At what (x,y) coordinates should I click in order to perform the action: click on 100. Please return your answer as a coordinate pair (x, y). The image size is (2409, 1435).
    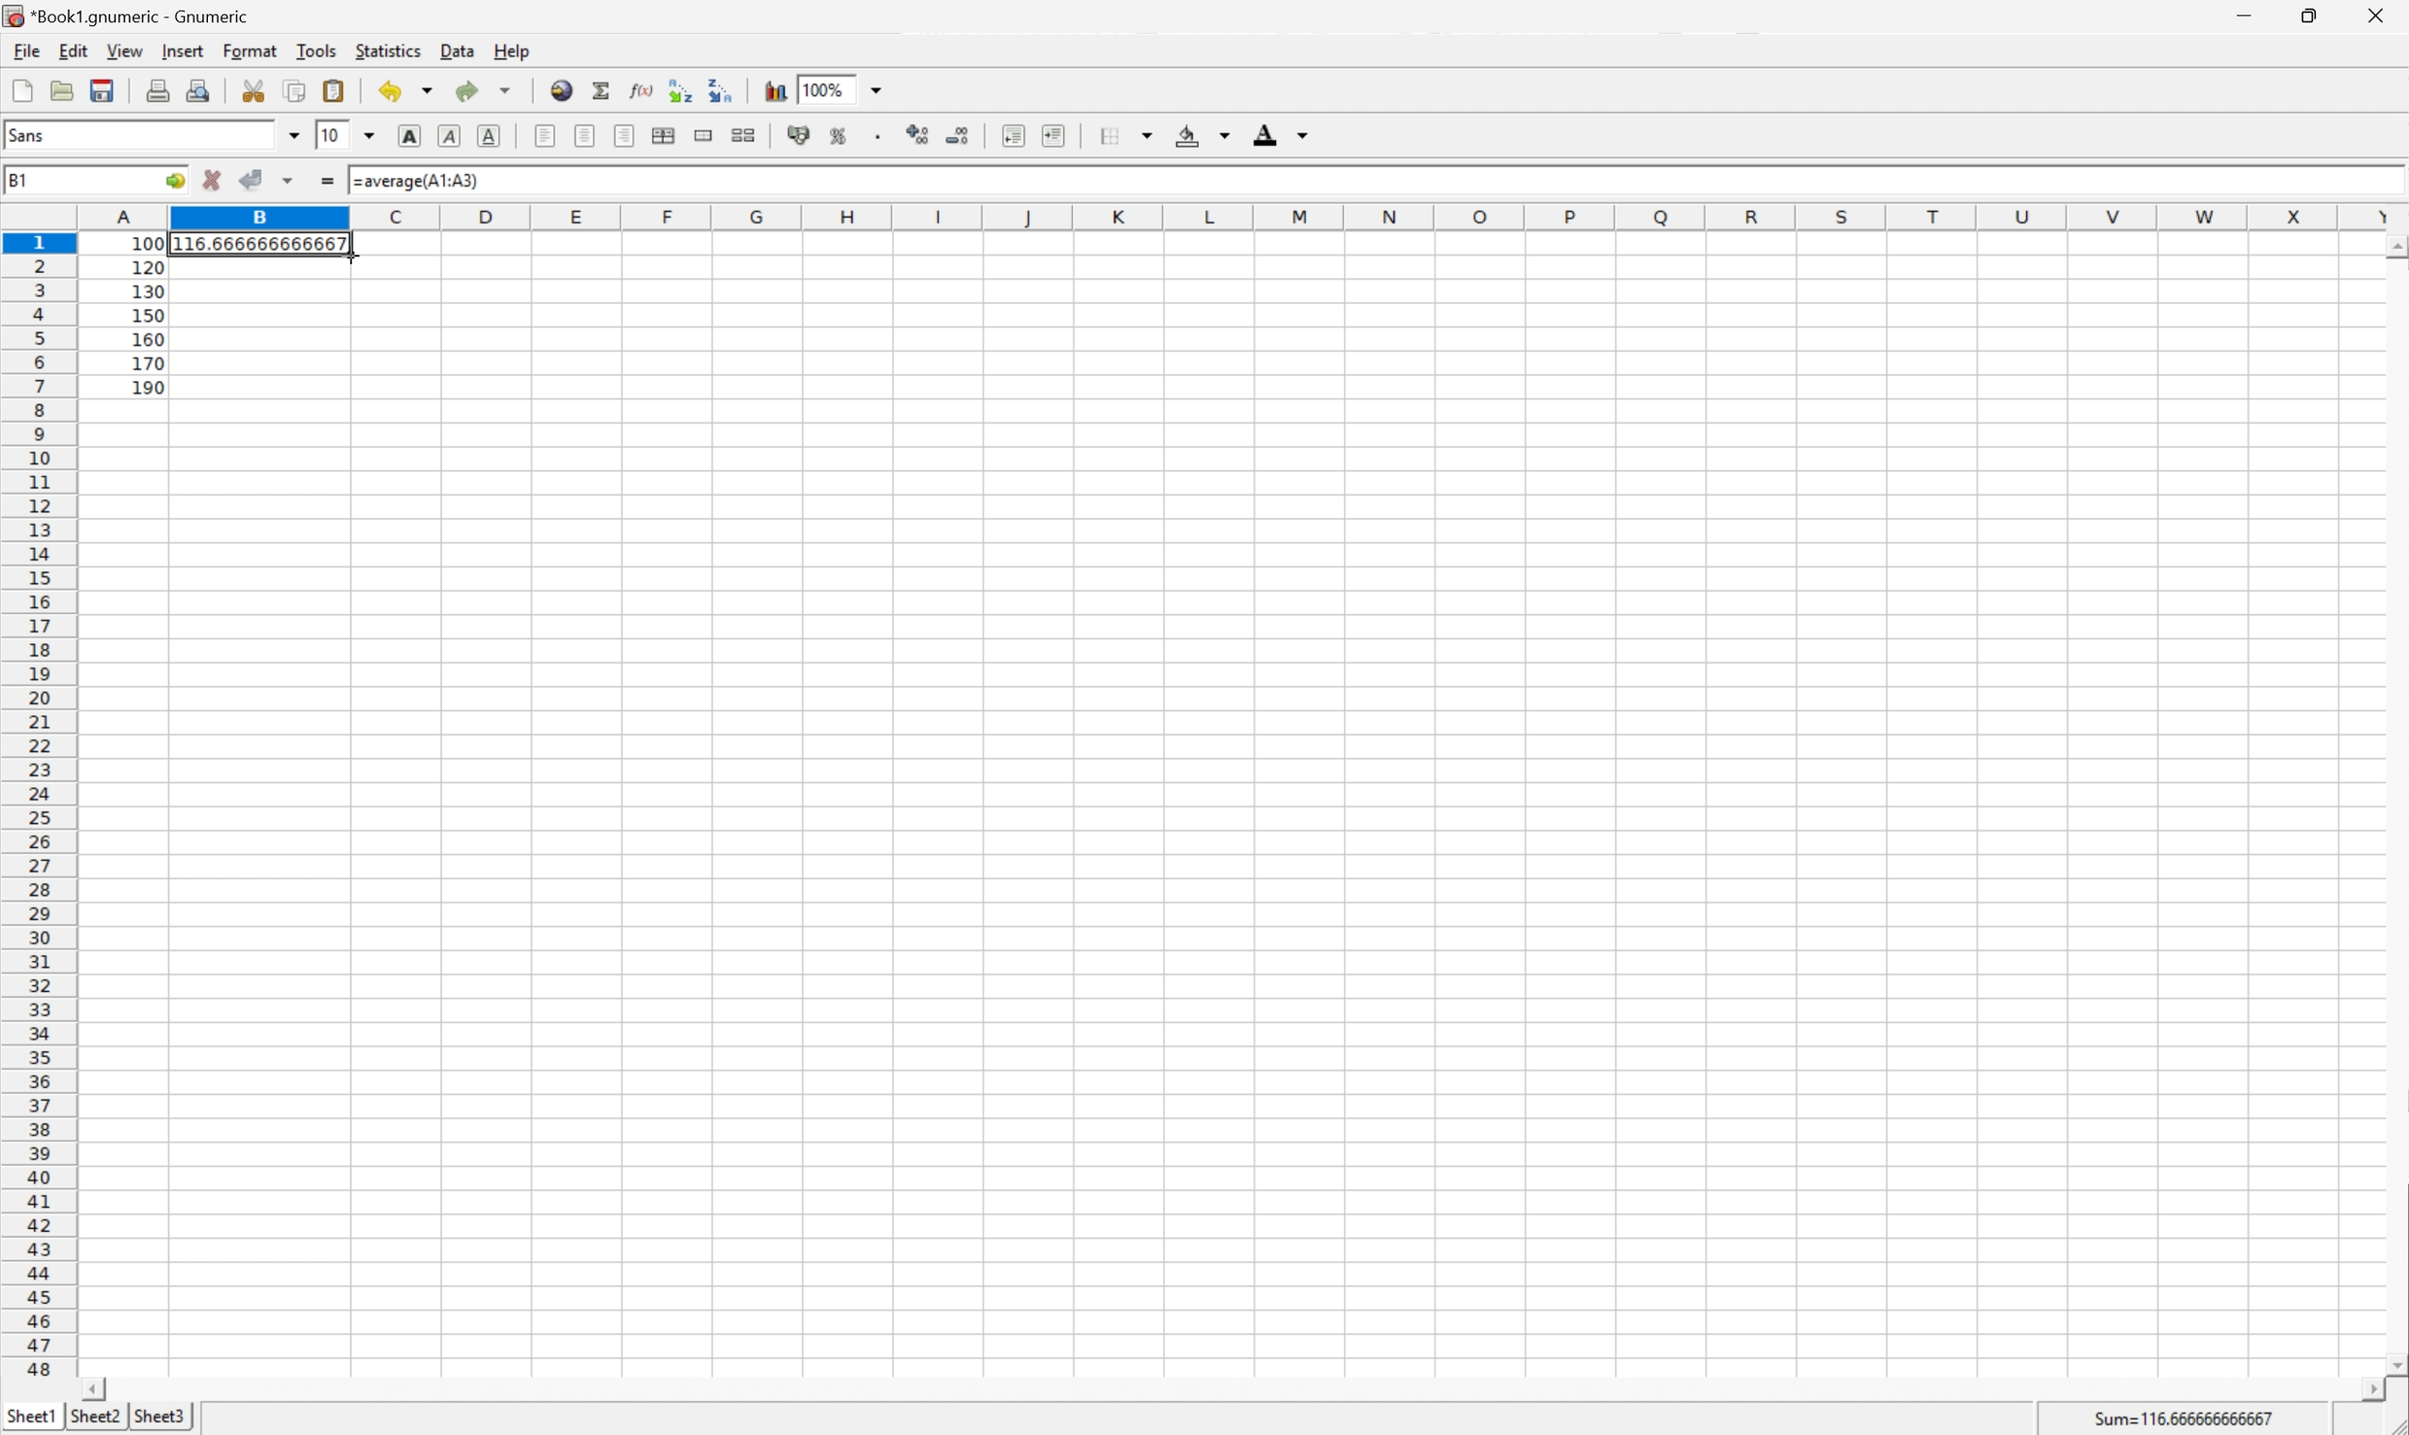
    Looking at the image, I should click on (148, 242).